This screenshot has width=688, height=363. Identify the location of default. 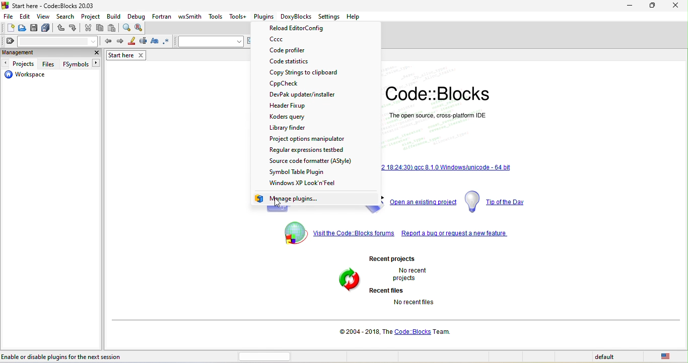
(606, 357).